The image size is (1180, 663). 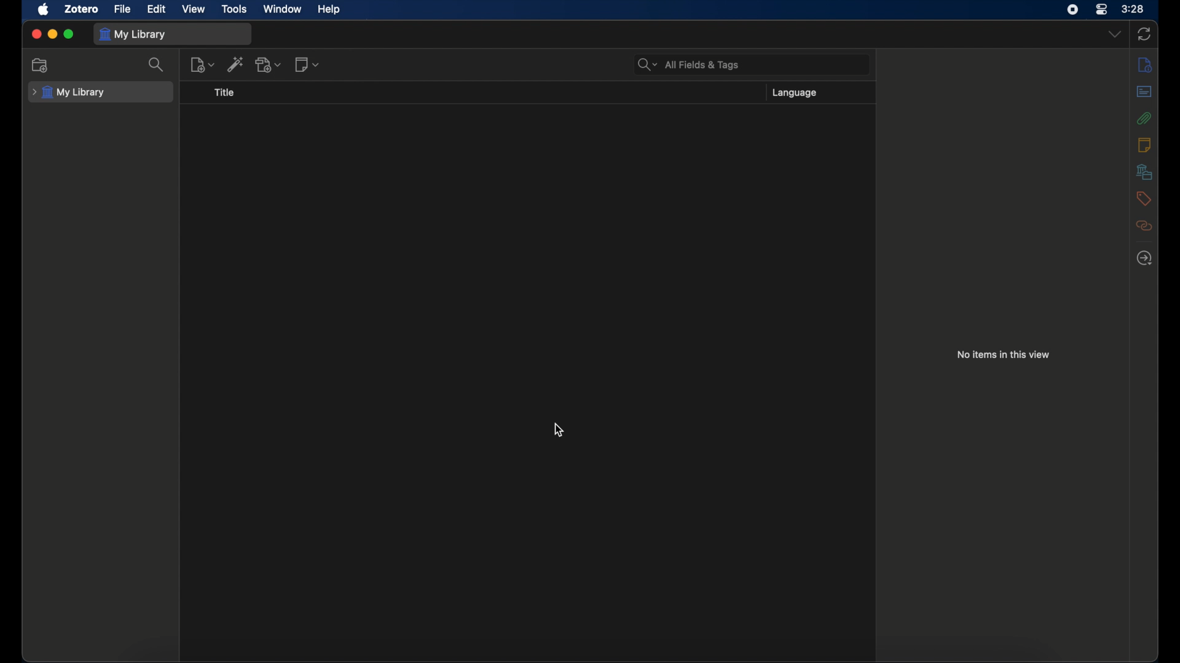 I want to click on screen recorder , so click(x=1072, y=9).